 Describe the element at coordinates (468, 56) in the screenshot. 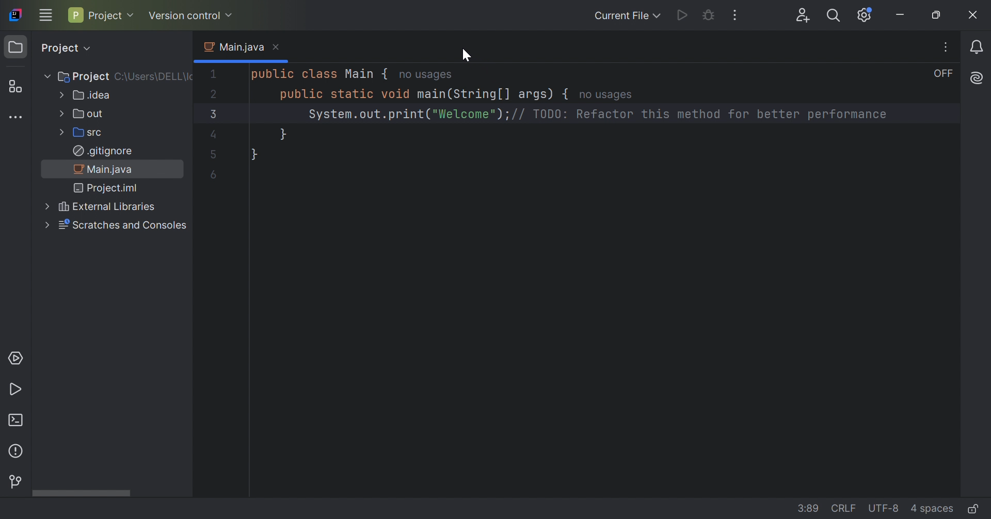

I see `Cursor` at that location.